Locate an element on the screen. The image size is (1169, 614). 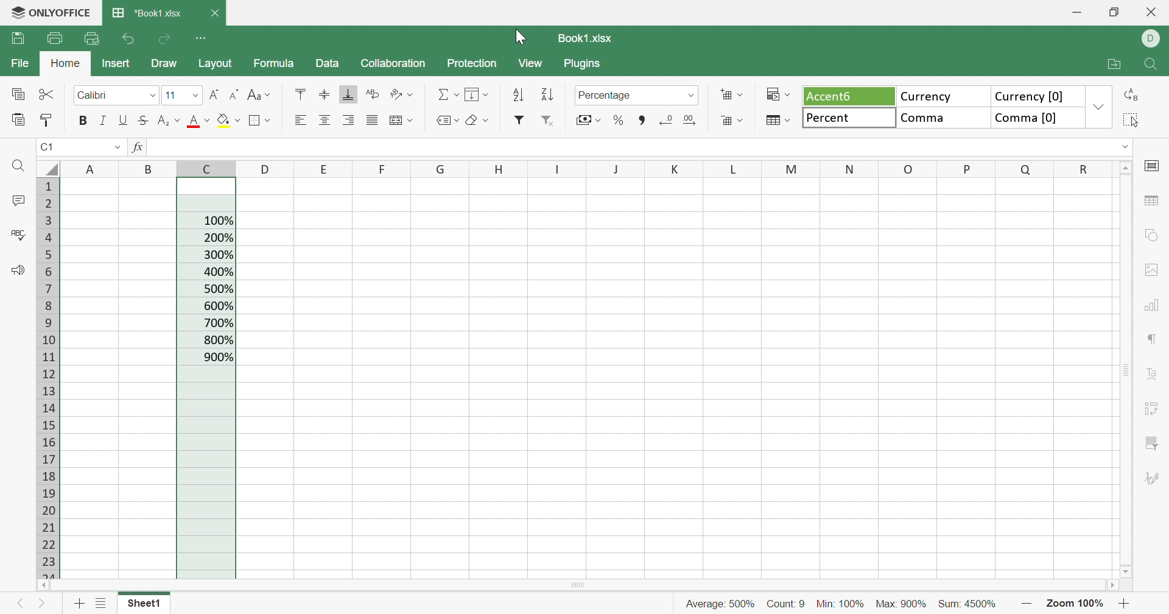
100% is located at coordinates (217, 222).